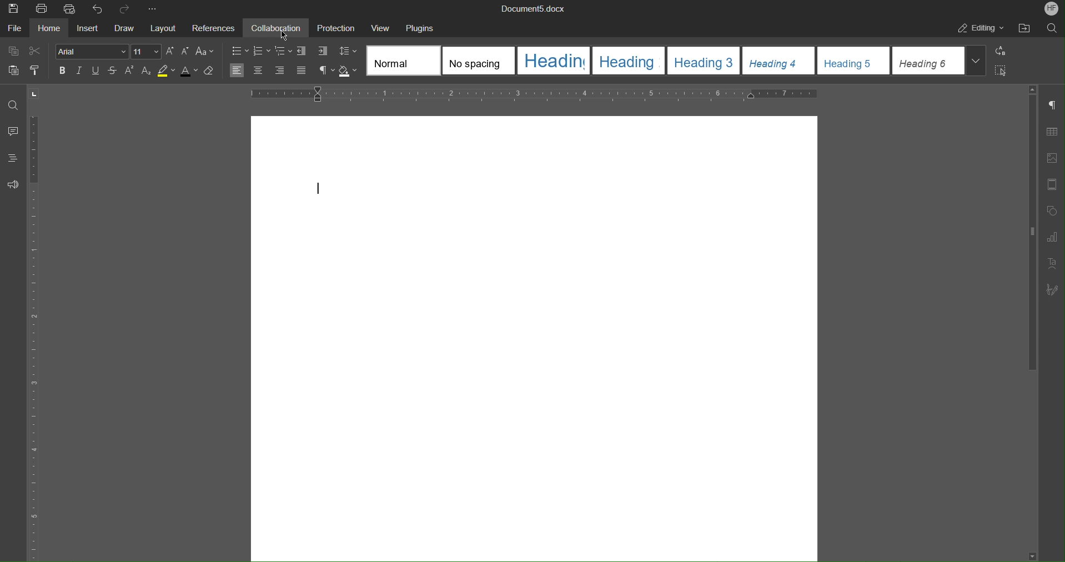 The width and height of the screenshot is (1065, 562). What do you see at coordinates (280, 28) in the screenshot?
I see `Collaboration` at bounding box center [280, 28].